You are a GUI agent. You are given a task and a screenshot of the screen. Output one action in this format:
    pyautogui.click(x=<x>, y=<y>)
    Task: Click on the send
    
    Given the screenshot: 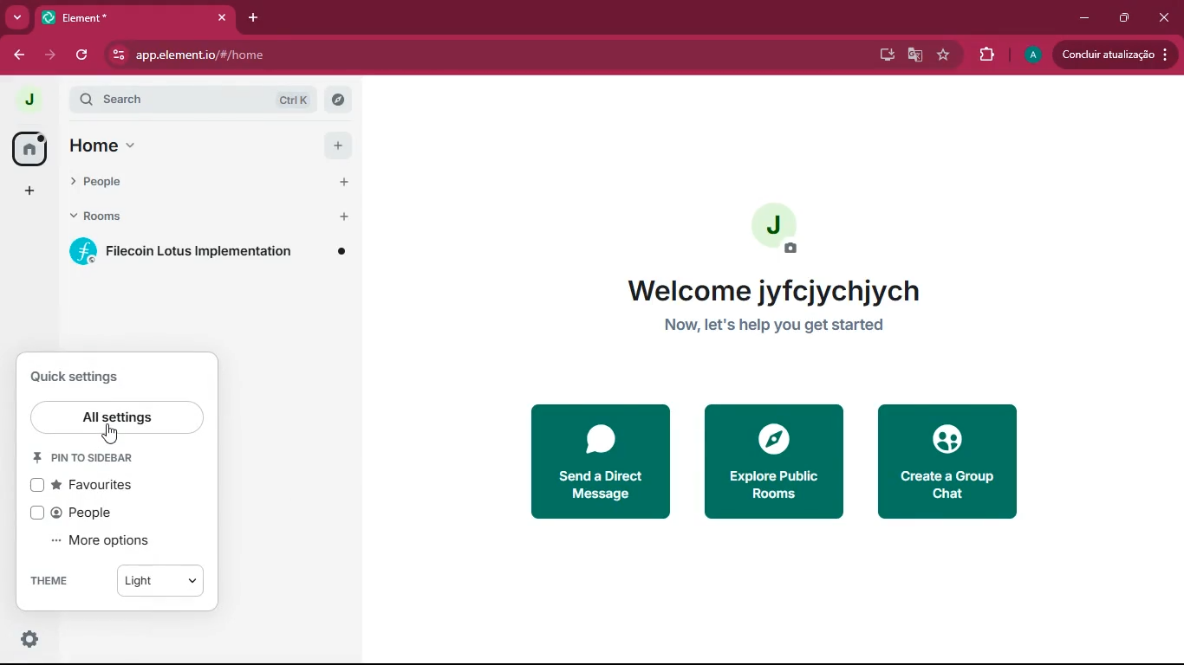 What is the action you would take?
    pyautogui.click(x=597, y=459)
    